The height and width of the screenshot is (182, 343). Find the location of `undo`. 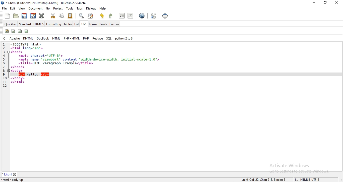

undo is located at coordinates (102, 15).